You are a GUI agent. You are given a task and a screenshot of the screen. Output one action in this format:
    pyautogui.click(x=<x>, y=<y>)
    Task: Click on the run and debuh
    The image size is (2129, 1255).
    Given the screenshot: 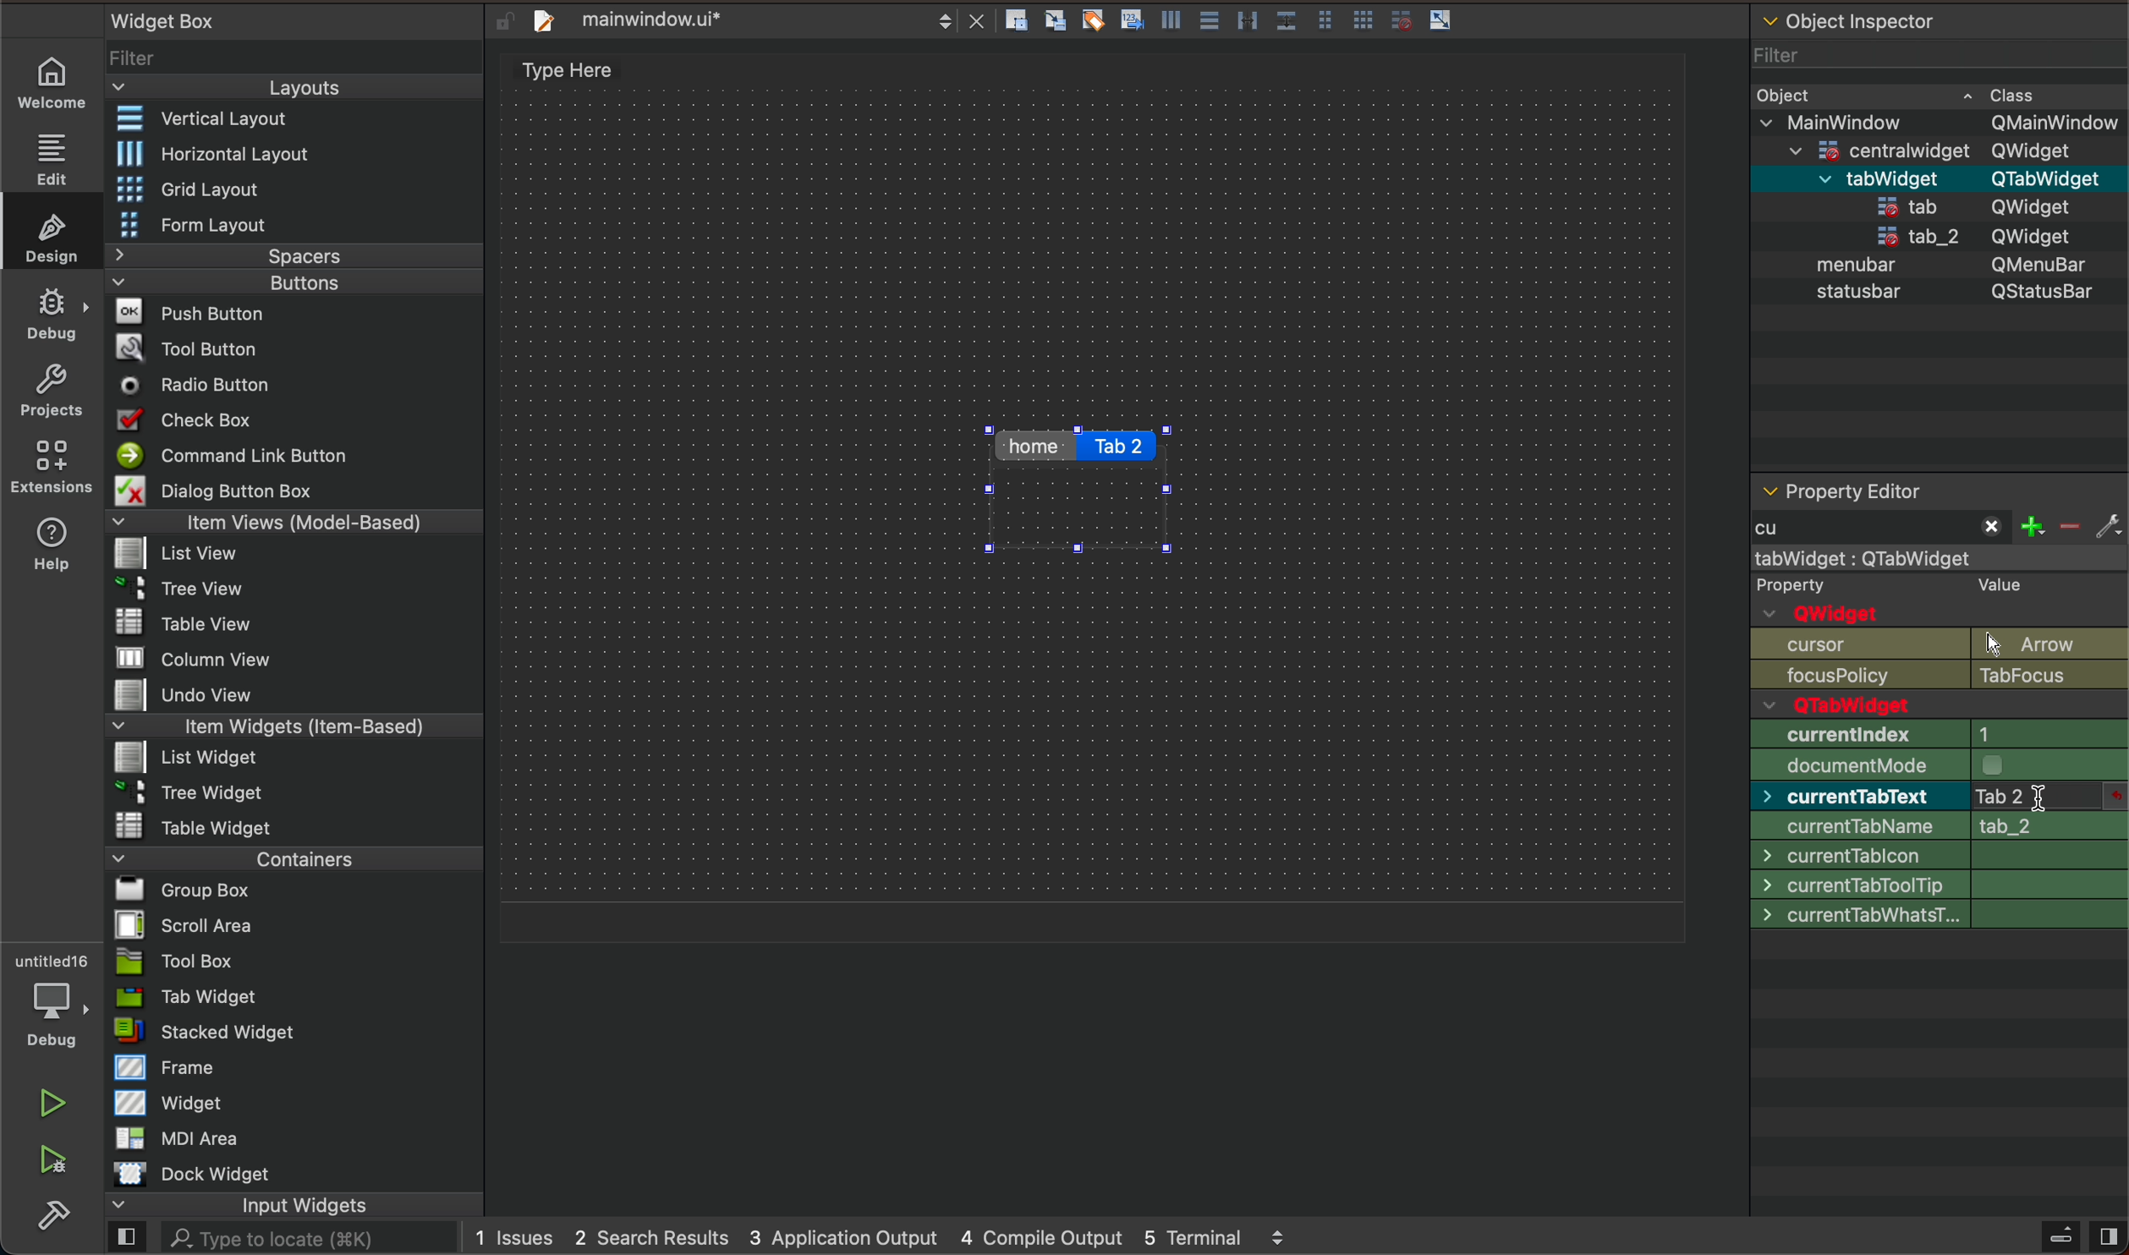 What is the action you would take?
    pyautogui.click(x=63, y=1161)
    